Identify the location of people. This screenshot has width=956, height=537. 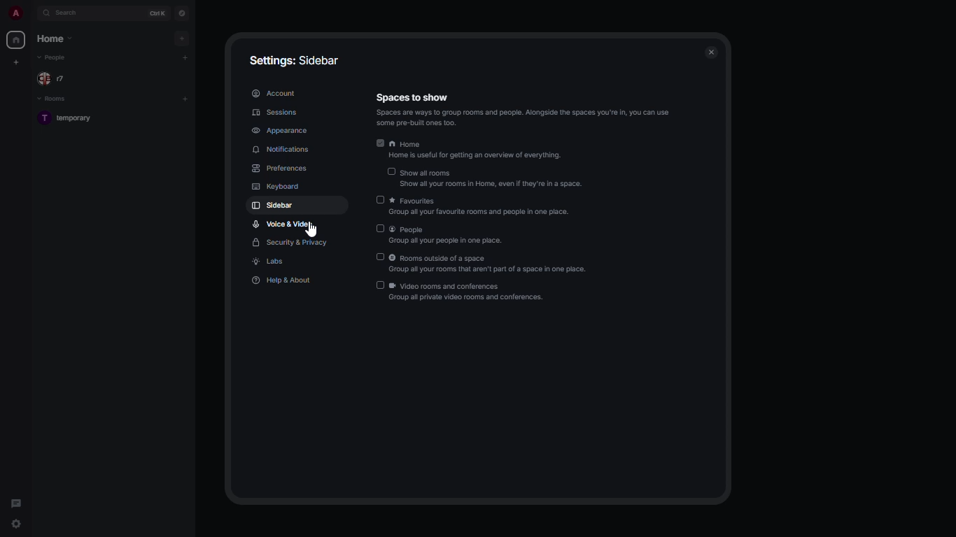
(58, 58).